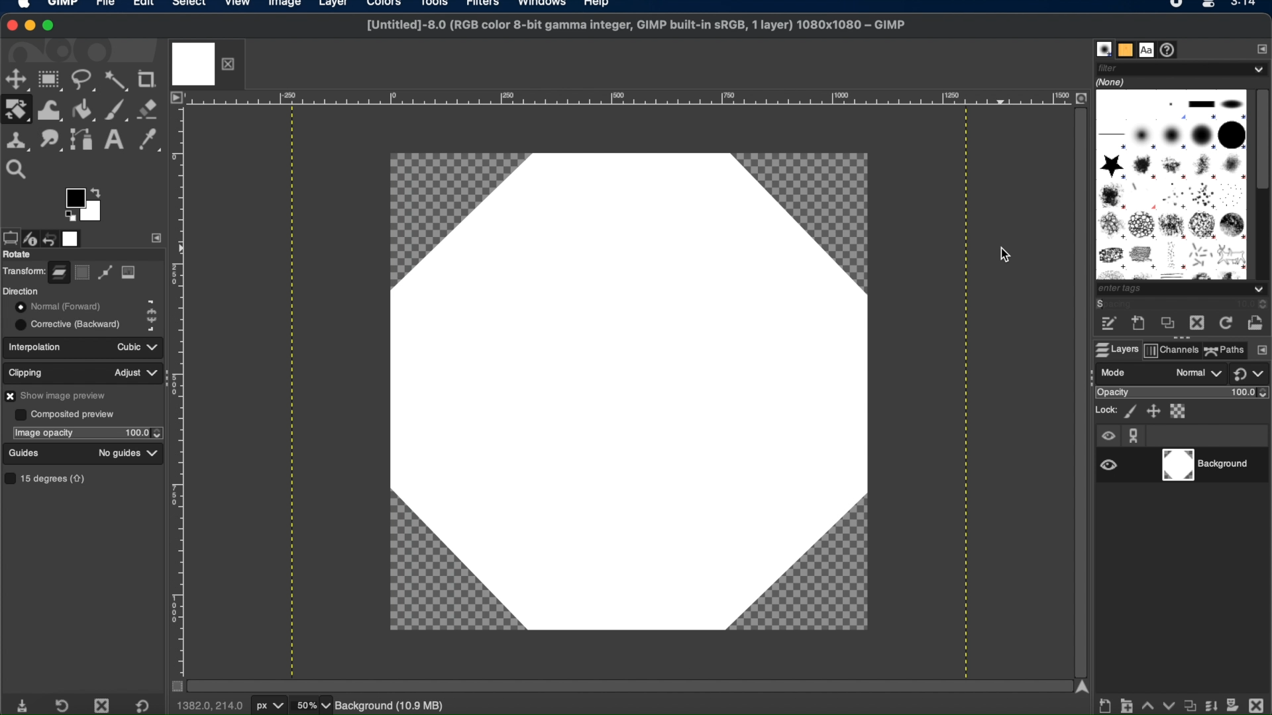 This screenshot has width=1272, height=715. Describe the element at coordinates (629, 99) in the screenshot. I see `margin` at that location.